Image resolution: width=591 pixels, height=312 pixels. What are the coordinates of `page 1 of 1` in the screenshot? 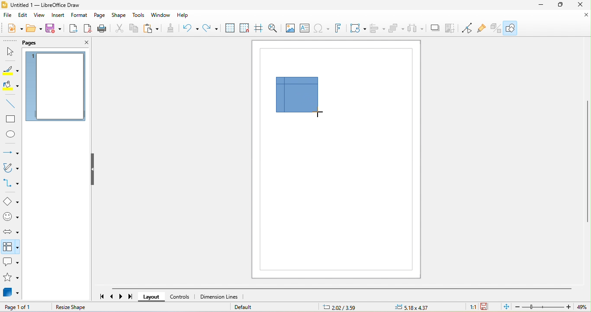 It's located at (22, 308).